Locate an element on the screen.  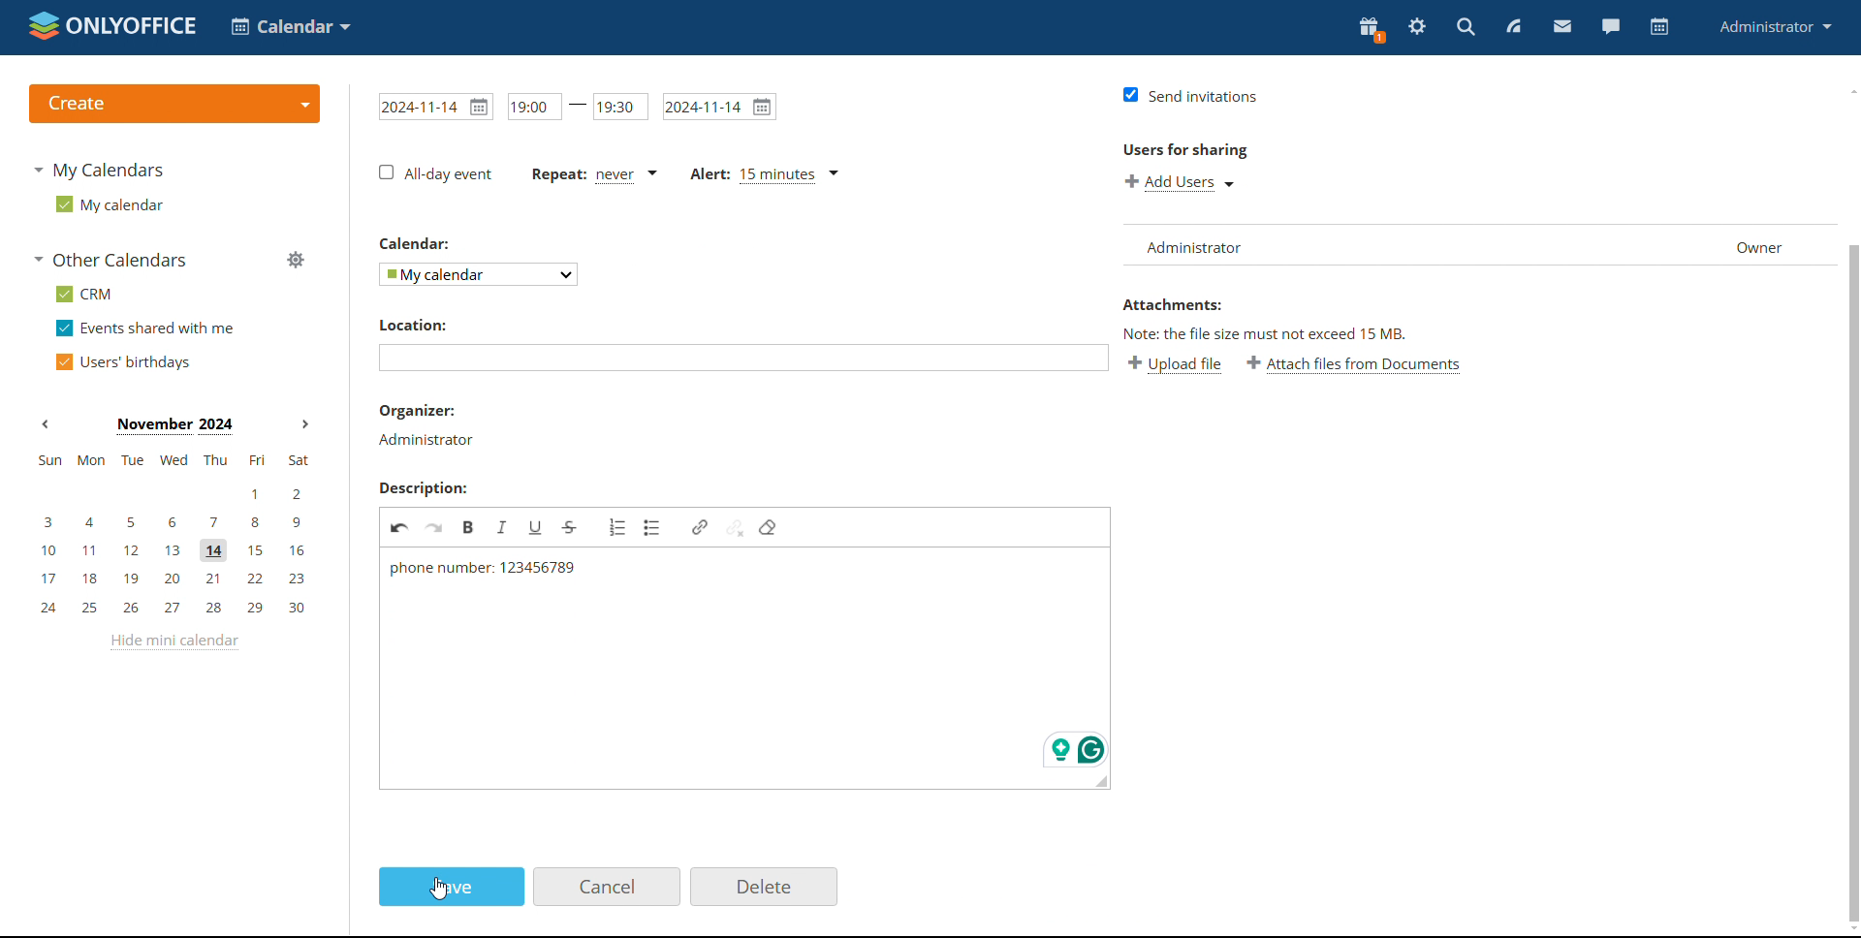
previous month is located at coordinates (46, 425).